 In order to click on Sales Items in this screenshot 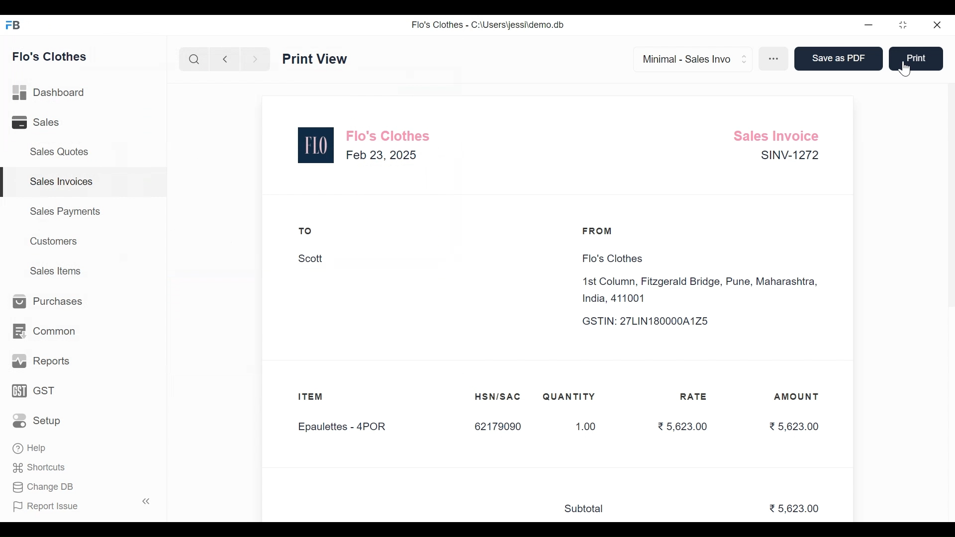, I will do `click(55, 270)`.